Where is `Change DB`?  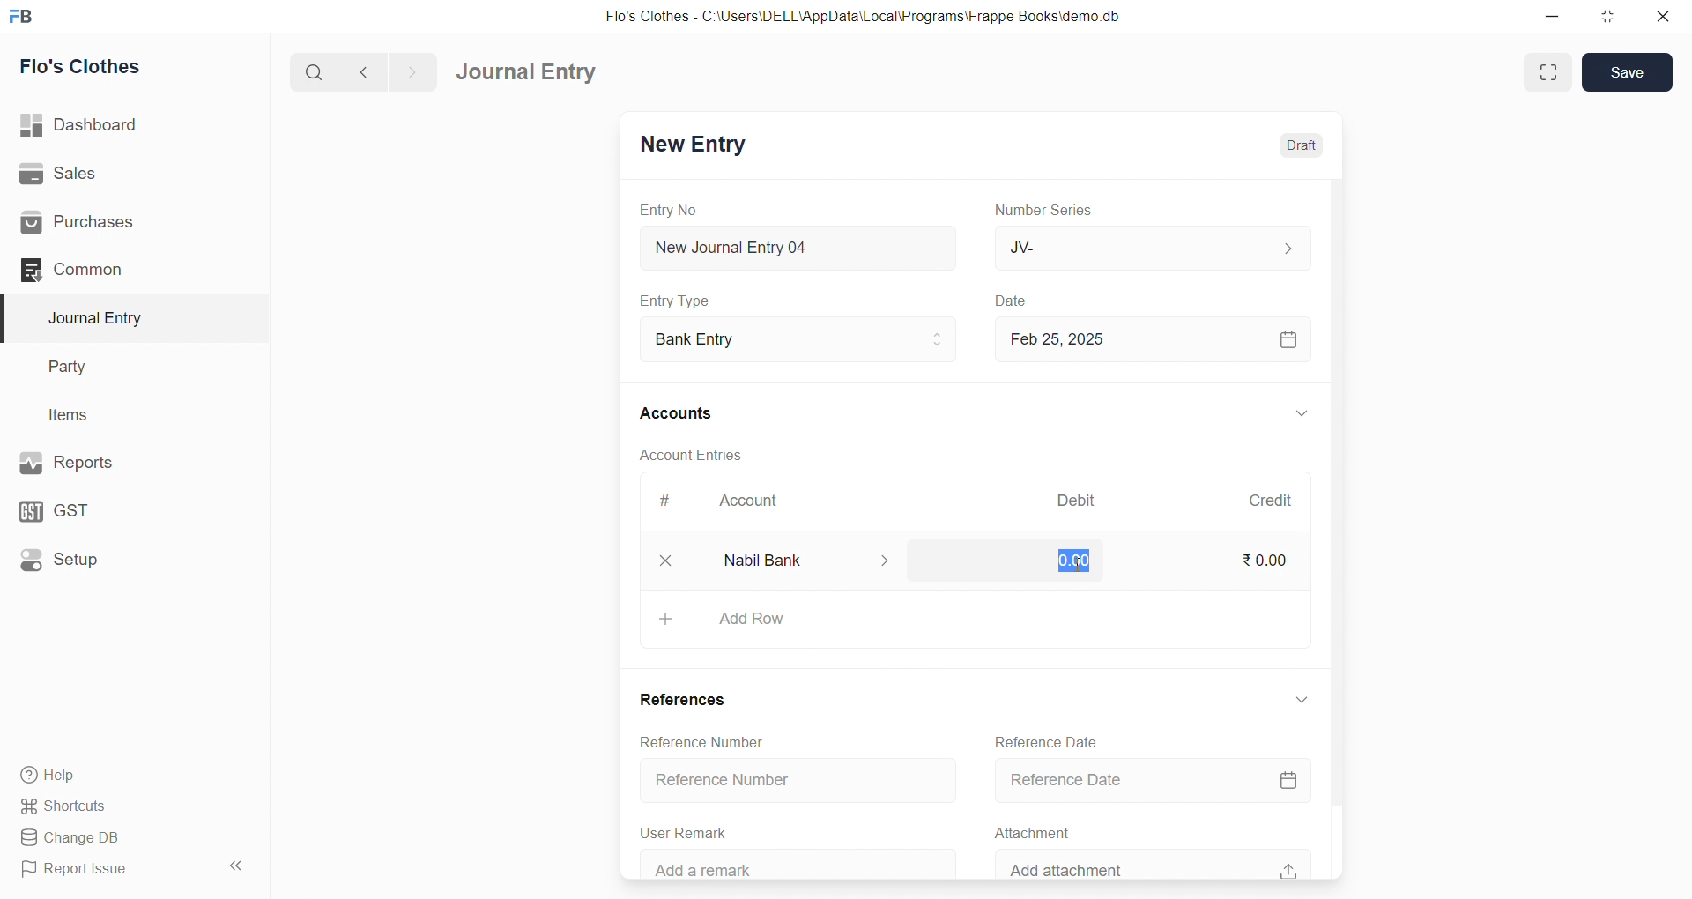
Change DB is located at coordinates (126, 838).